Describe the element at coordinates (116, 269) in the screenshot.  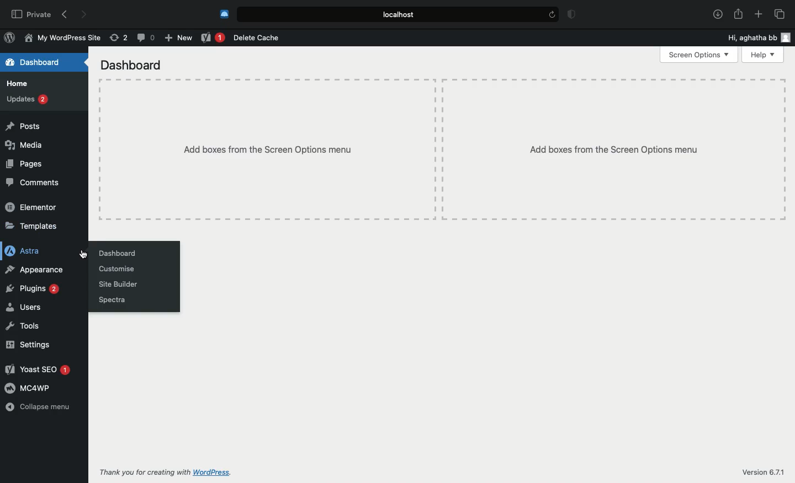
I see `Customize` at that location.